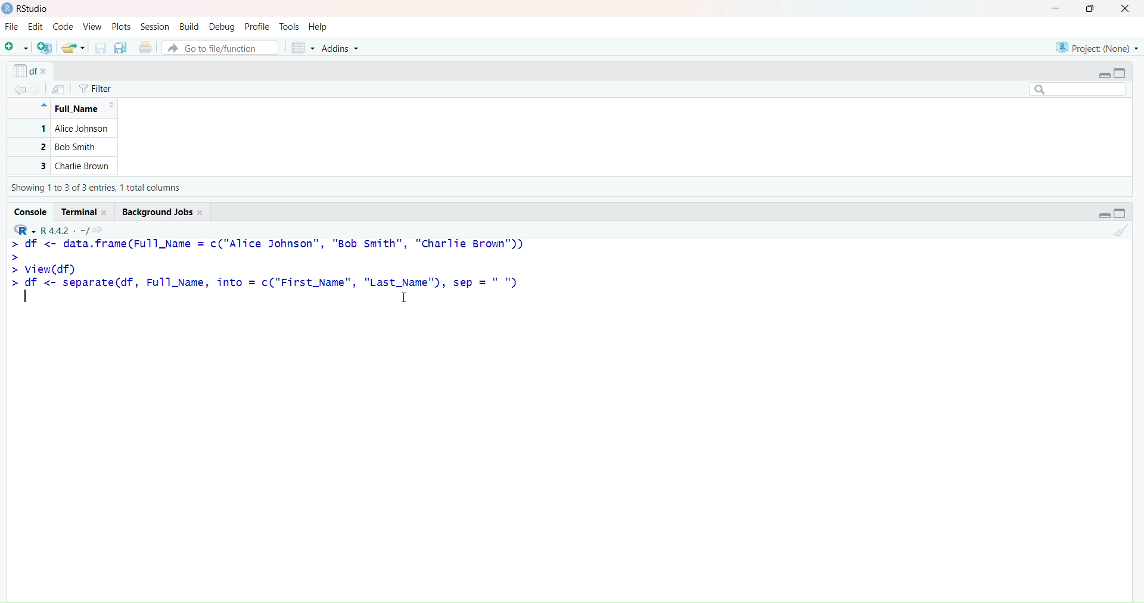 This screenshot has width=1144, height=603. Describe the element at coordinates (1076, 90) in the screenshot. I see `Search bar` at that location.